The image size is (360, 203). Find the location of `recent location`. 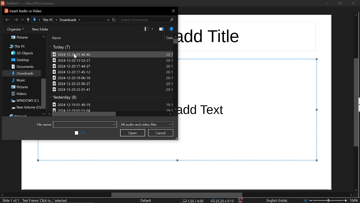

recent location is located at coordinates (22, 20).